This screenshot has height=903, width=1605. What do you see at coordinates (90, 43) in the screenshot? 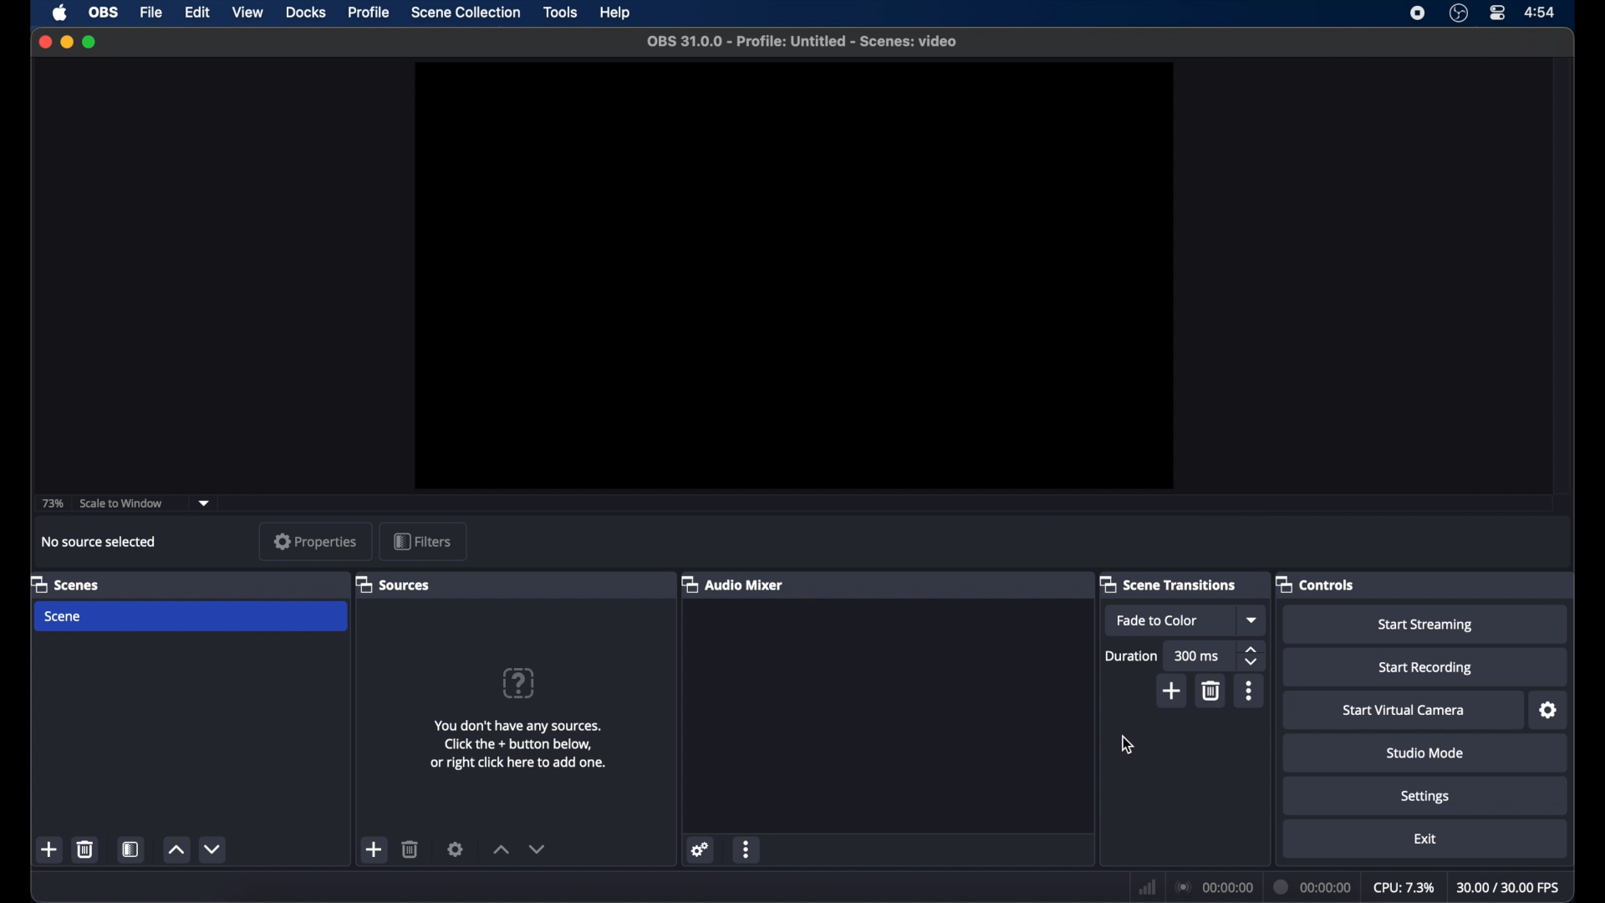
I see `maximize` at bounding box center [90, 43].